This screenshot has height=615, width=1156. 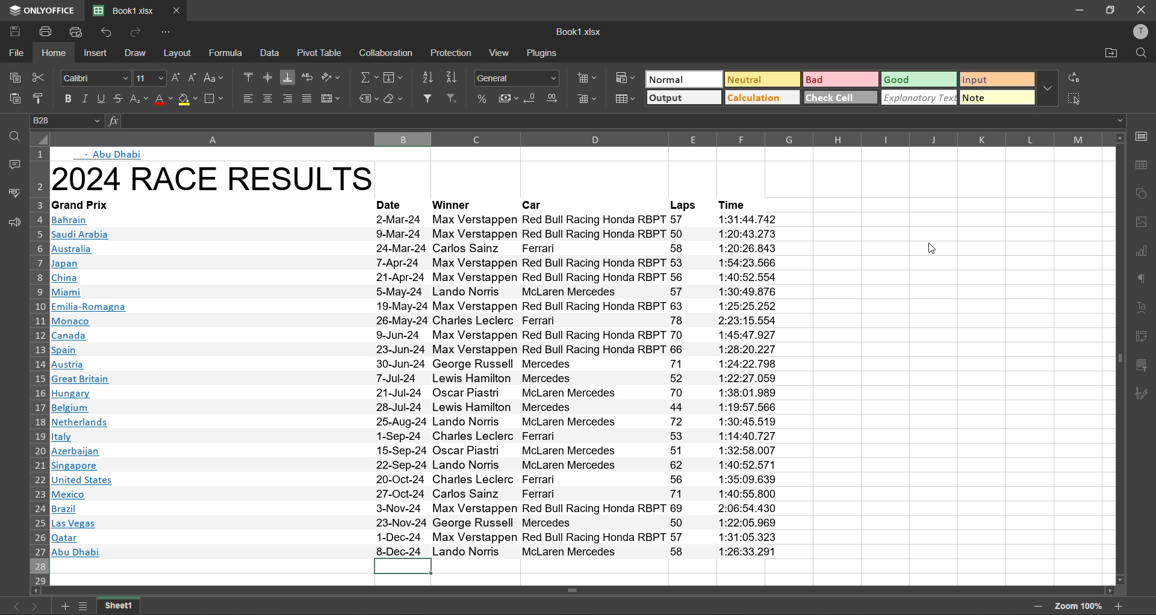 I want to click on Singapore 22-Sep-24 Lando Norris McLaren Mercedes 62 1:40:52.571, so click(x=415, y=465).